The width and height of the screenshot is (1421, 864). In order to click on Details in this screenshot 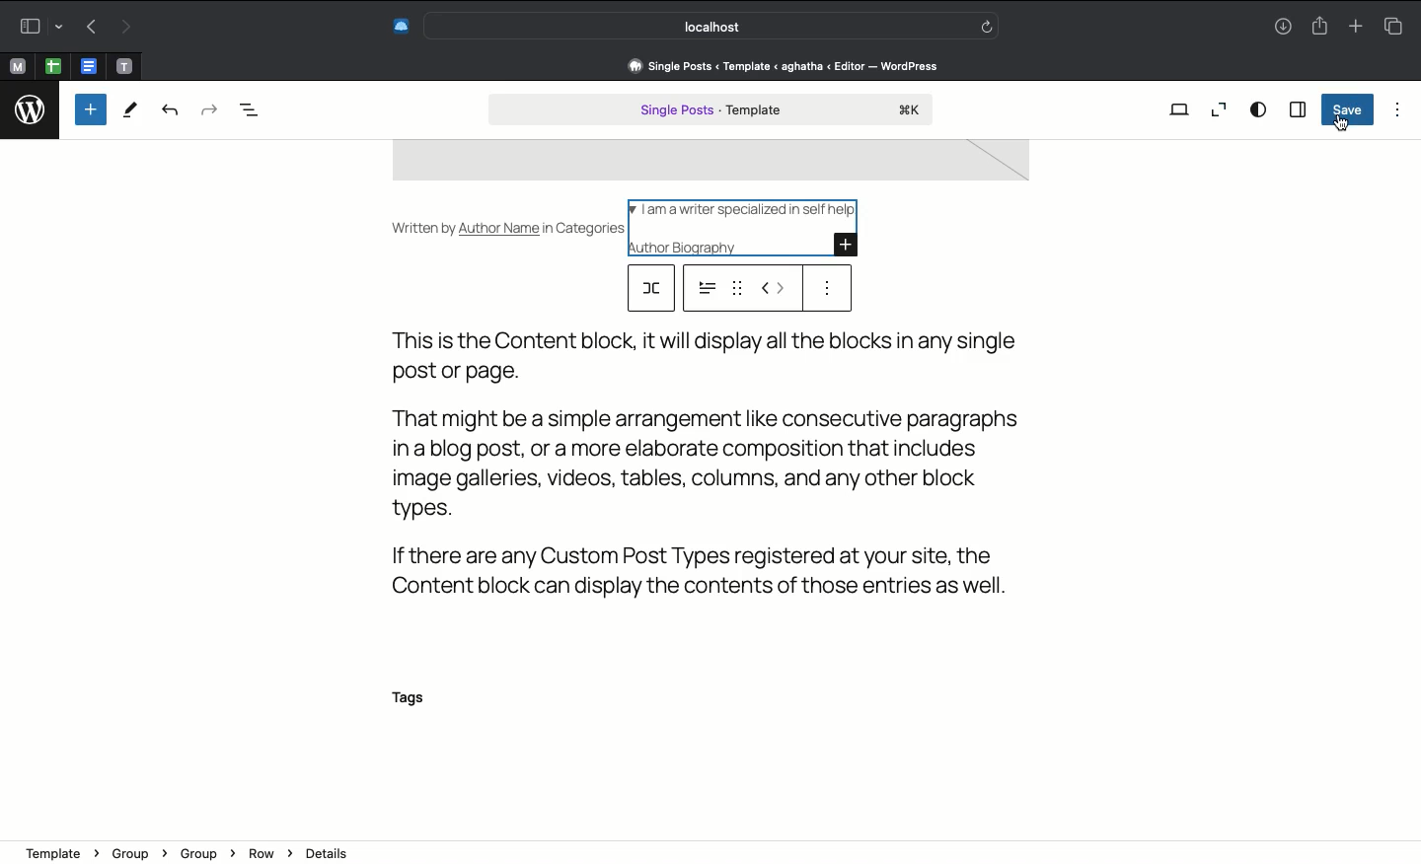, I will do `click(335, 853)`.